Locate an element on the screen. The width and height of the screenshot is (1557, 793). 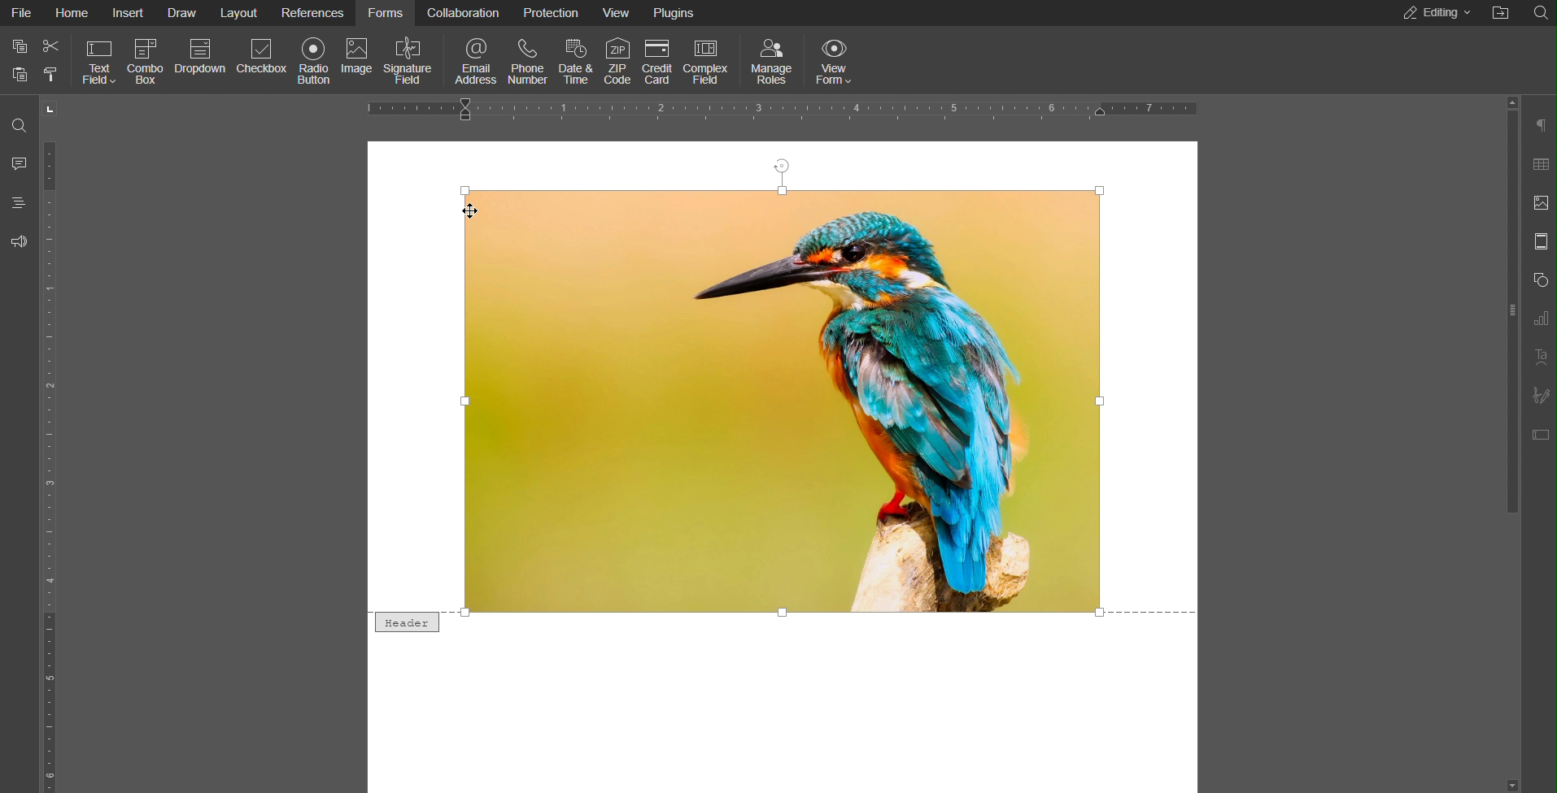
Open File Location is located at coordinates (1502, 12).